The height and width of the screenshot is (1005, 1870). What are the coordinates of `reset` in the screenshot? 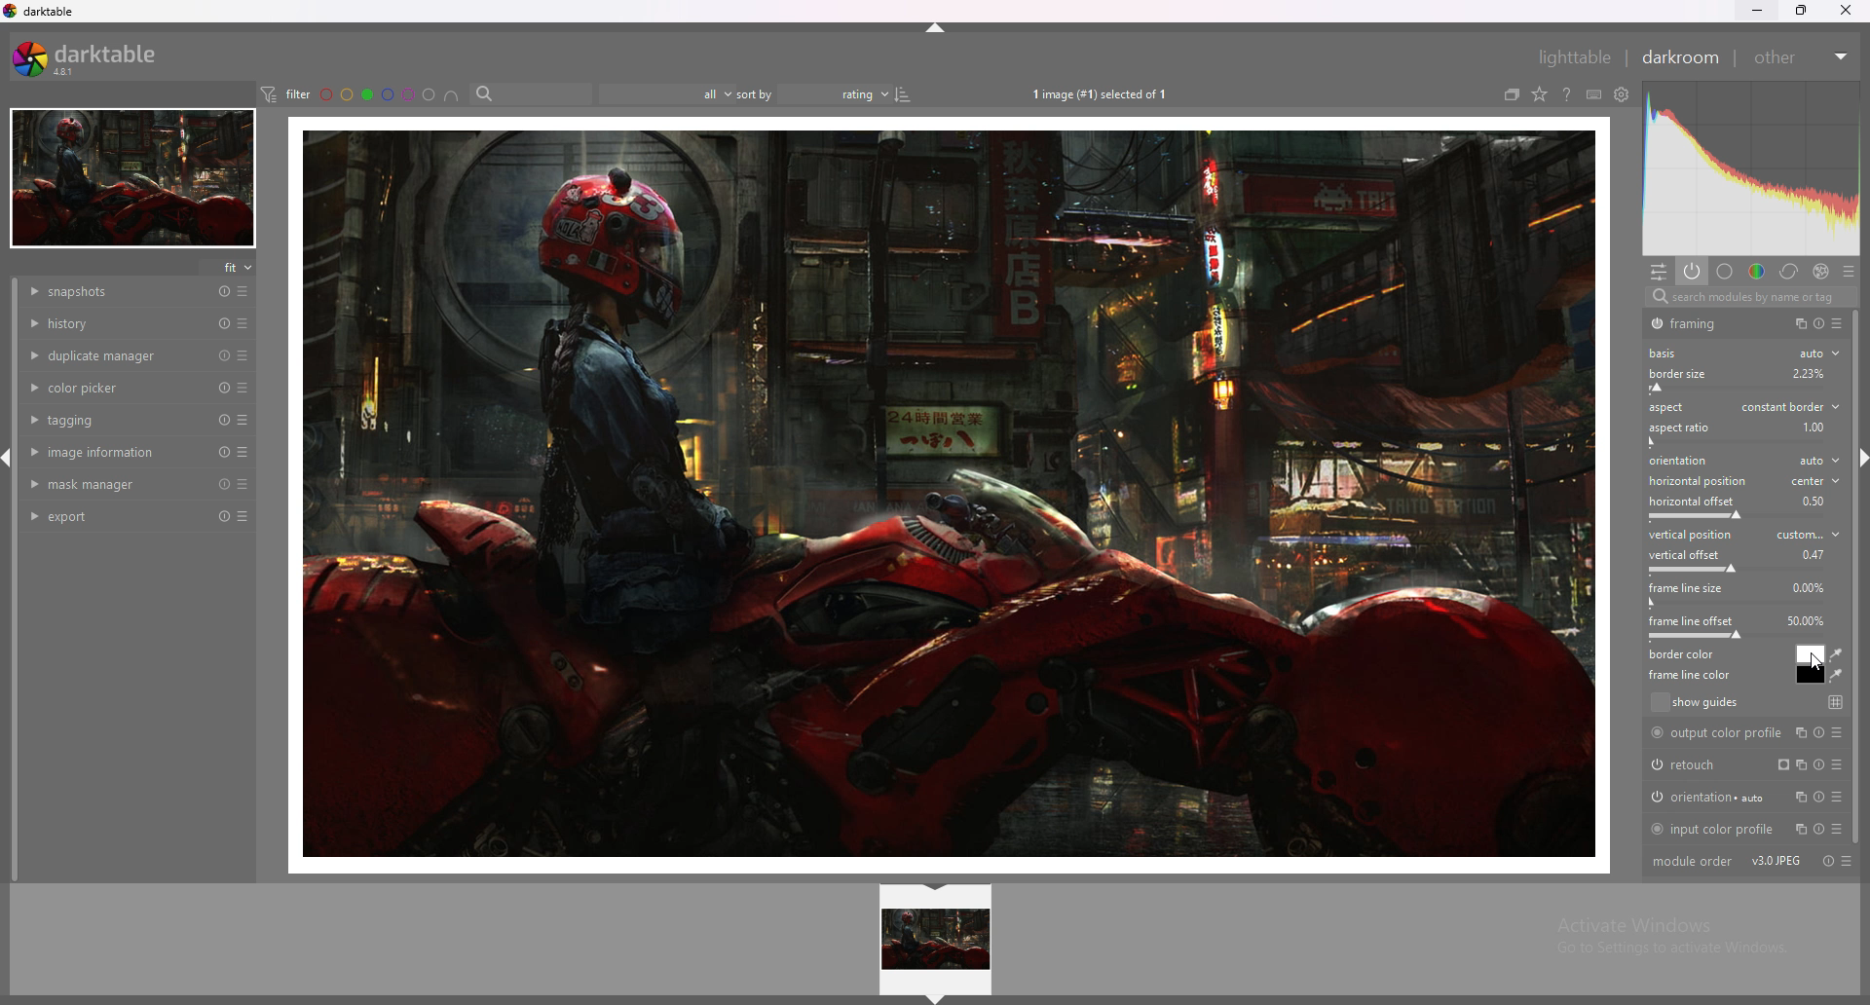 It's located at (222, 323).